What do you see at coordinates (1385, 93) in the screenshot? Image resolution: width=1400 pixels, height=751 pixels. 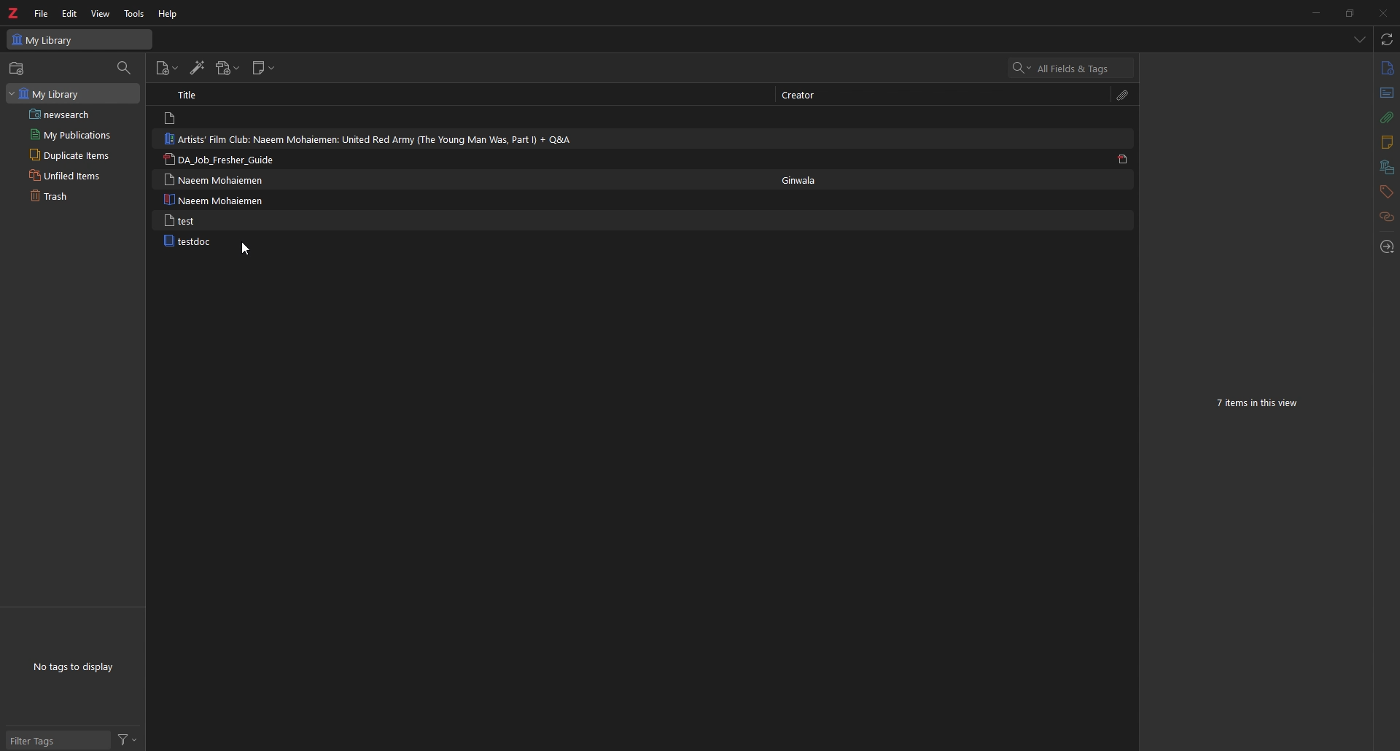 I see `abstract` at bounding box center [1385, 93].